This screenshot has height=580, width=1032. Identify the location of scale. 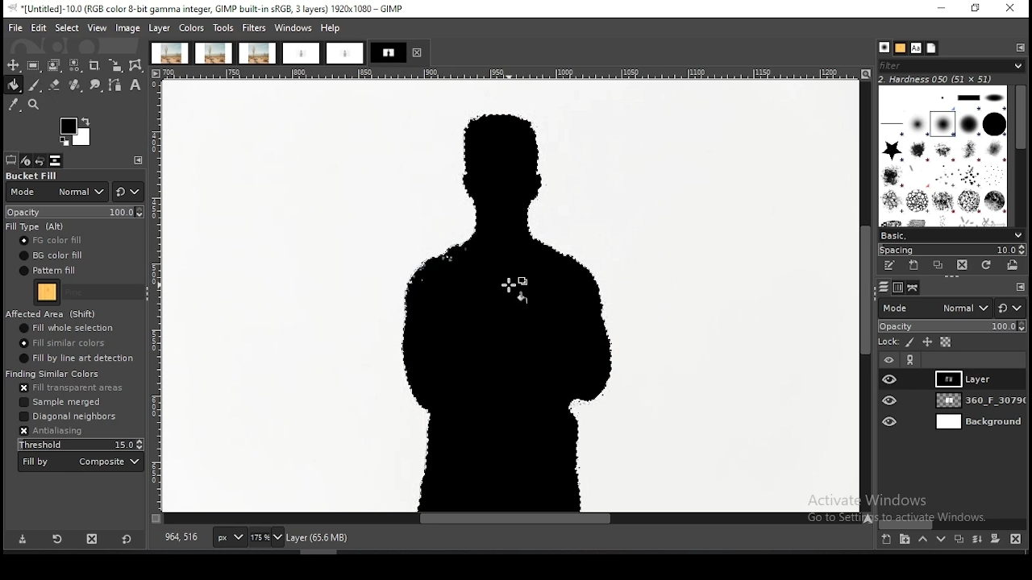
(156, 296).